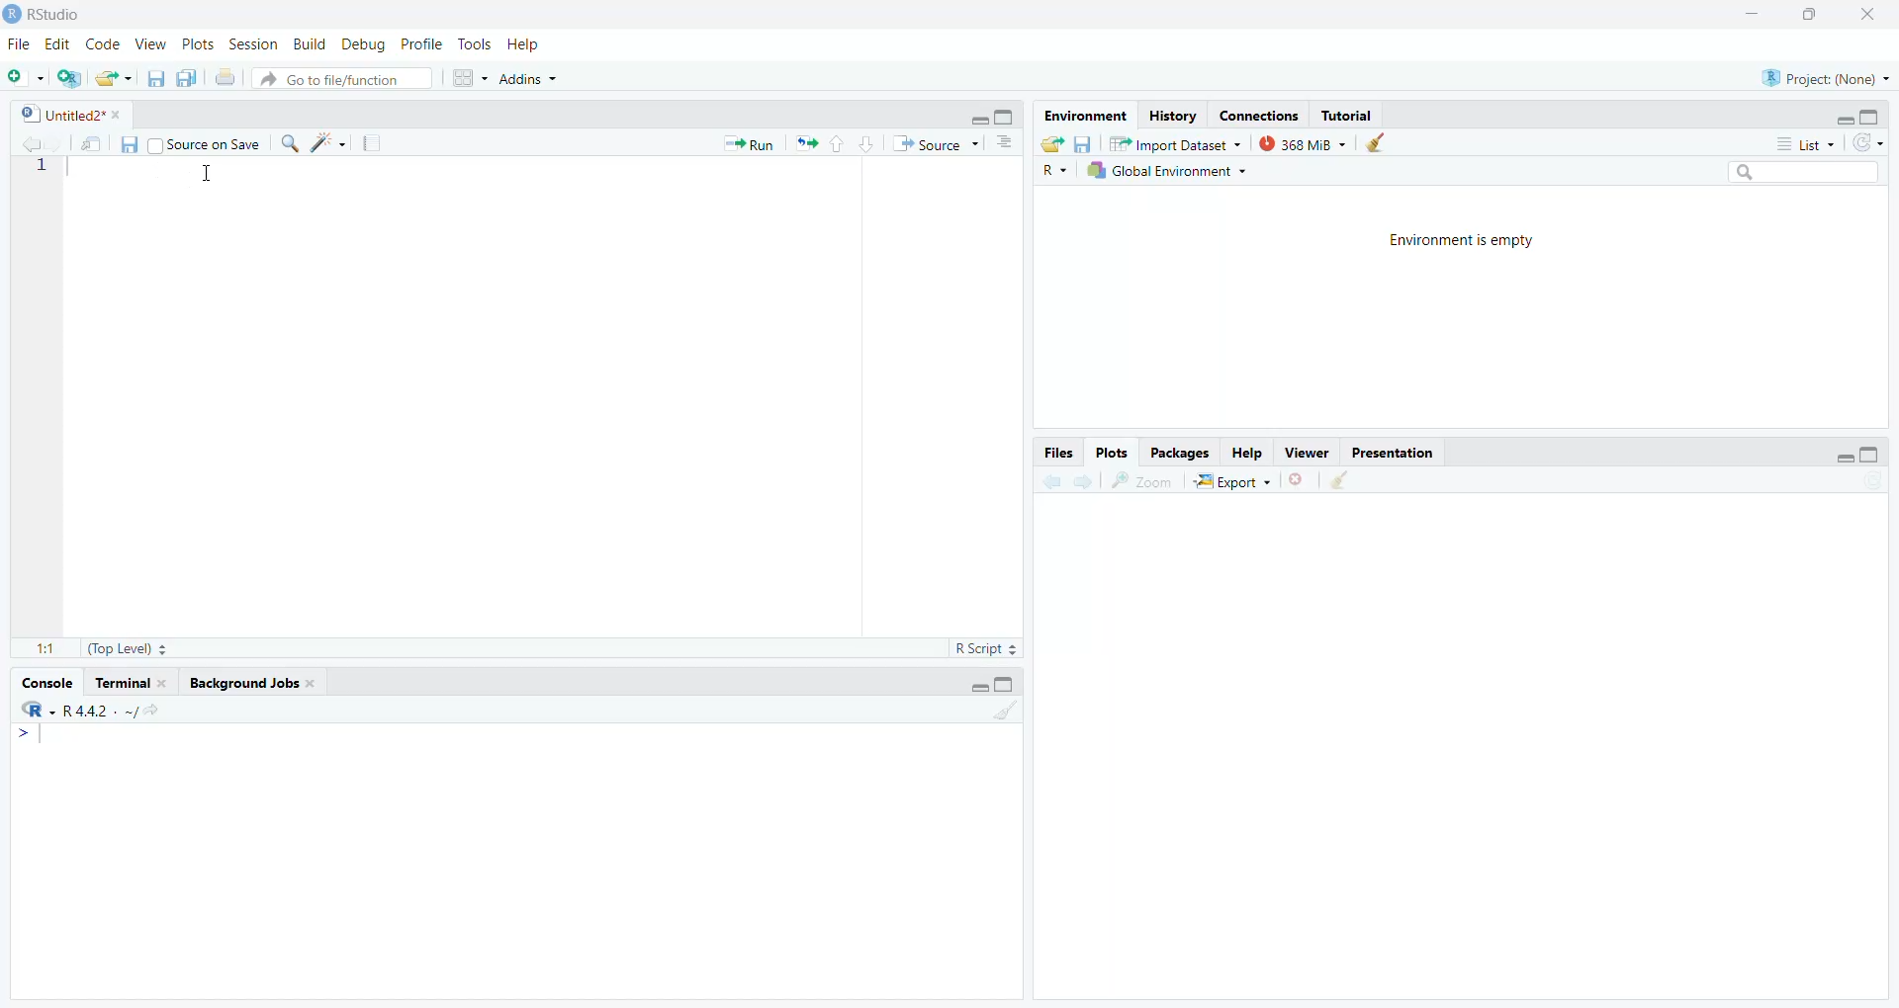 Image resolution: width=1899 pixels, height=1008 pixels. Describe the element at coordinates (103, 44) in the screenshot. I see `Code` at that location.